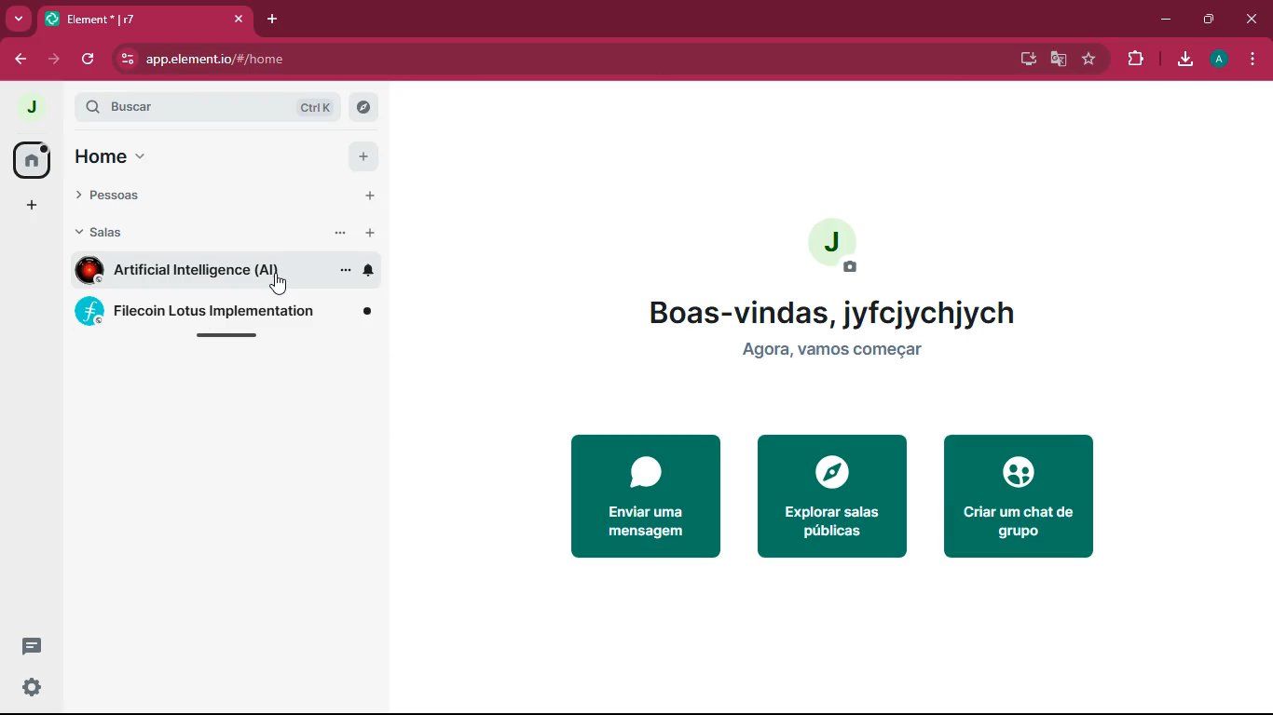  Describe the element at coordinates (831, 500) in the screenshot. I see `explorar salas publicas` at that location.